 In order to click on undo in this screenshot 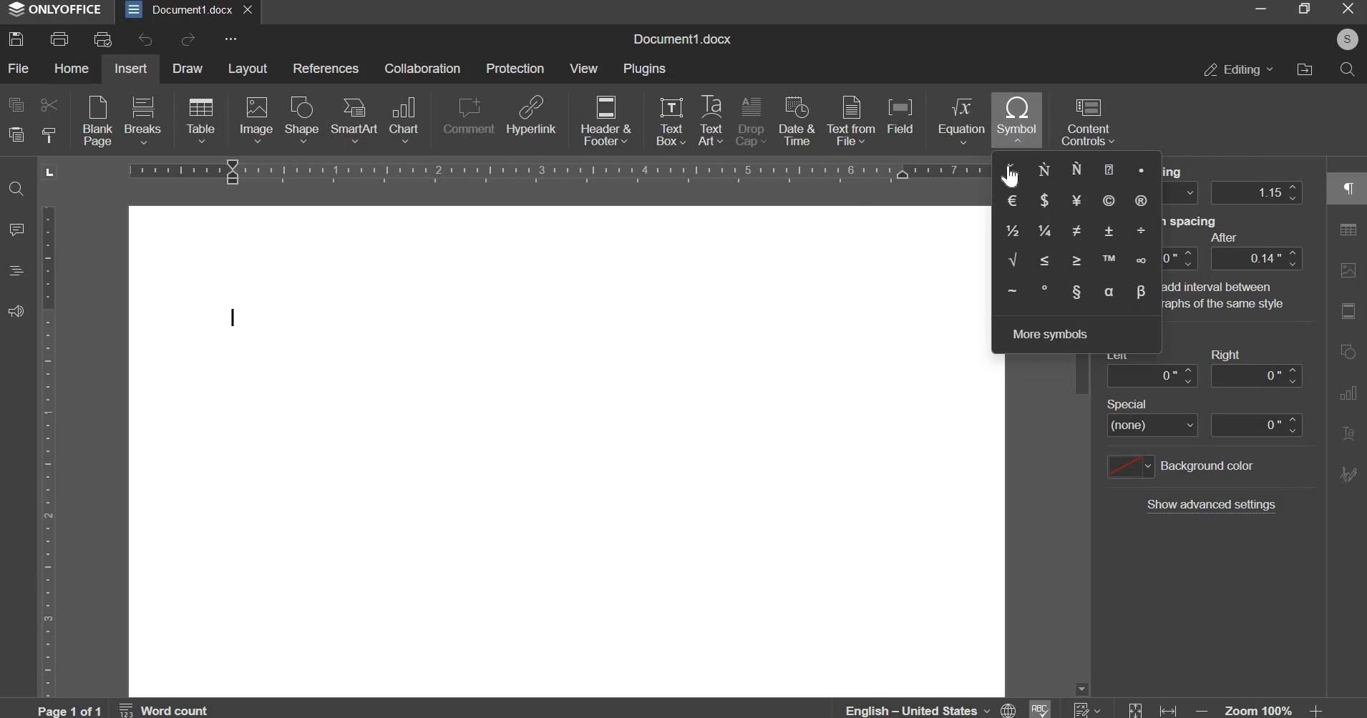, I will do `click(145, 39)`.